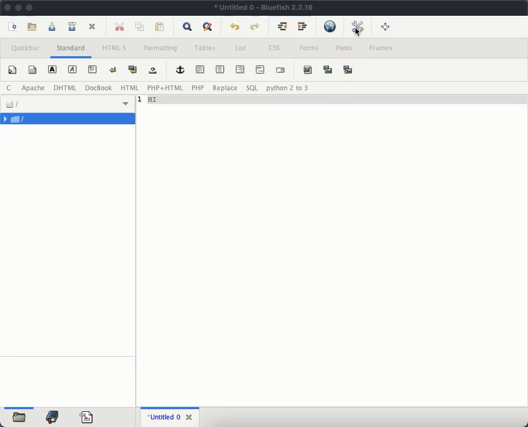 This screenshot has height=427, width=528. Describe the element at coordinates (161, 48) in the screenshot. I see `formatting` at that location.